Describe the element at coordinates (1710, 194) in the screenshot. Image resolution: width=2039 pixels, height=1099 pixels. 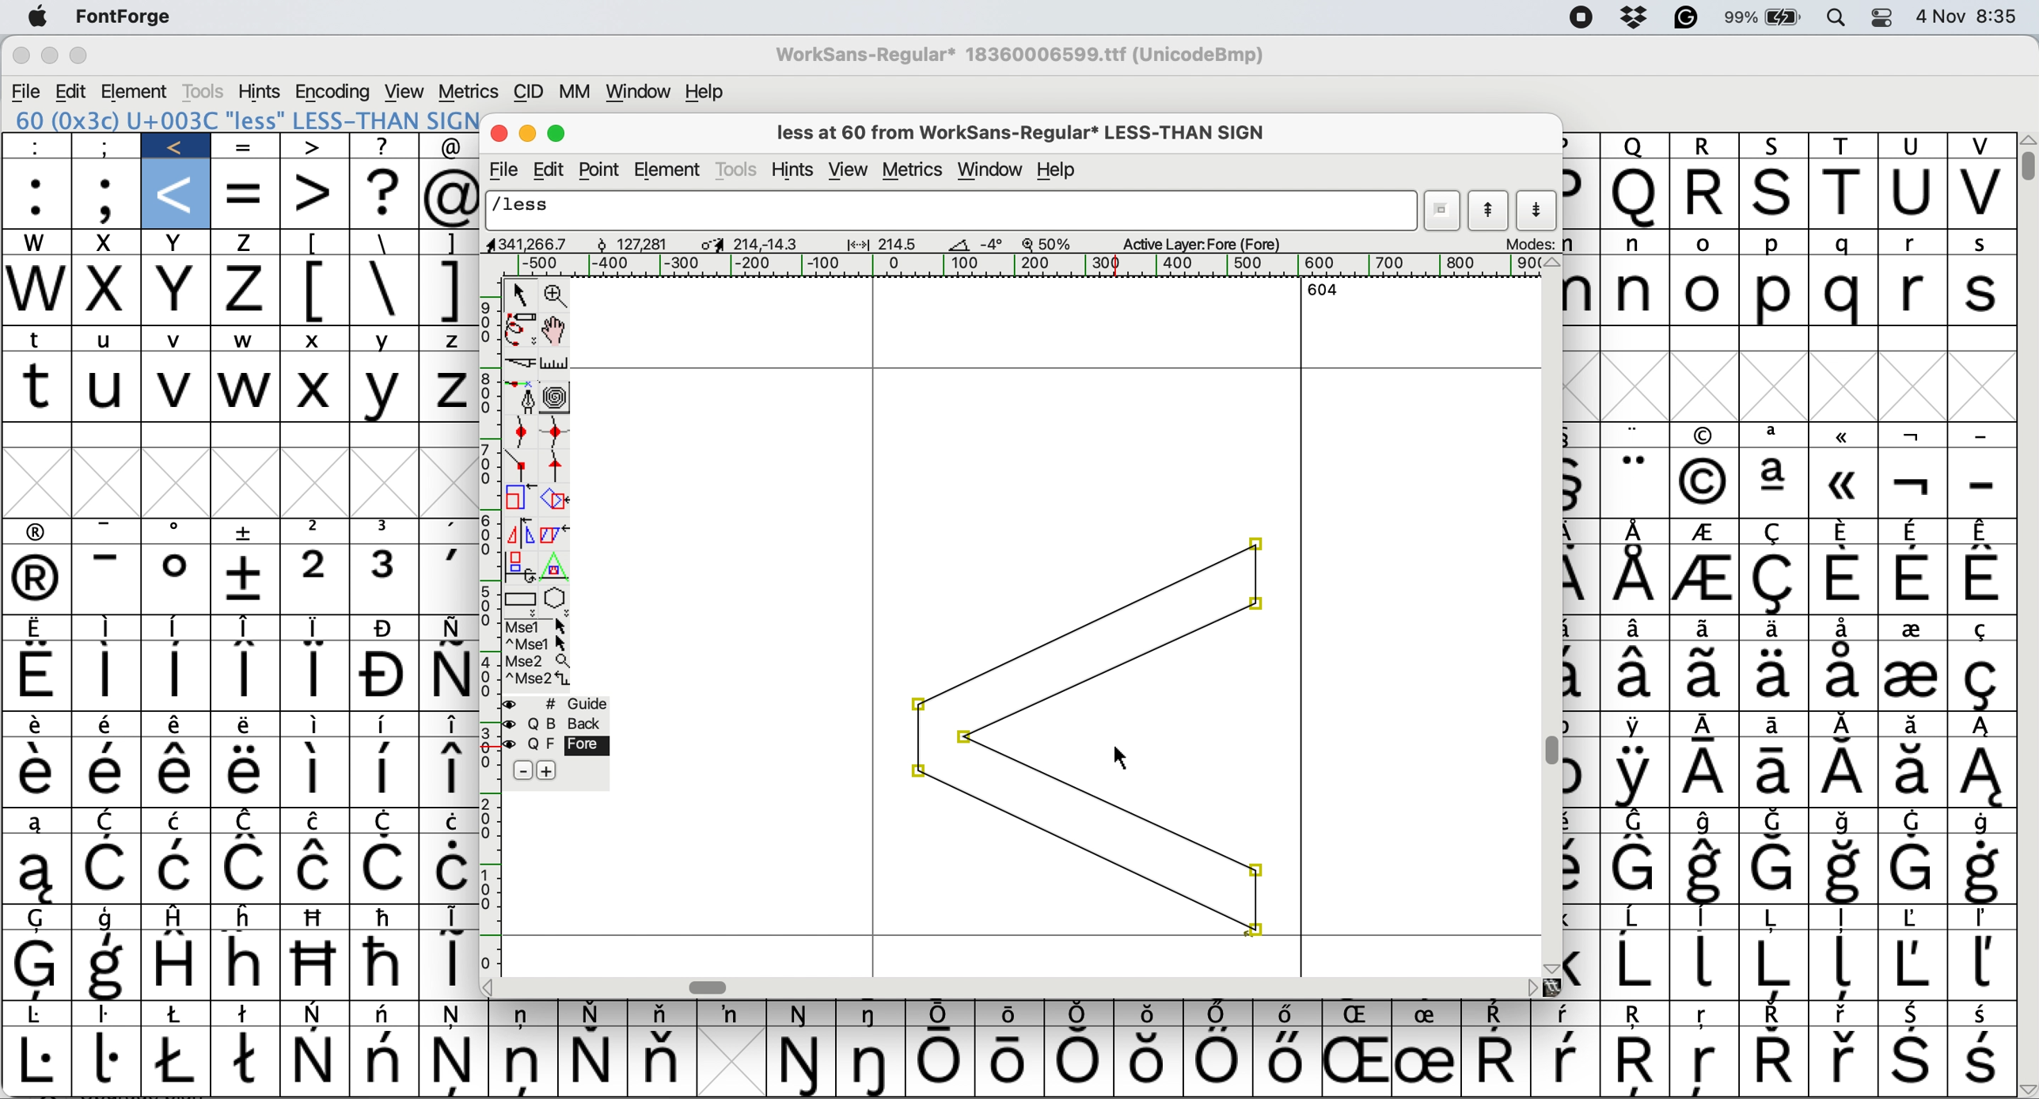
I see `r` at that location.